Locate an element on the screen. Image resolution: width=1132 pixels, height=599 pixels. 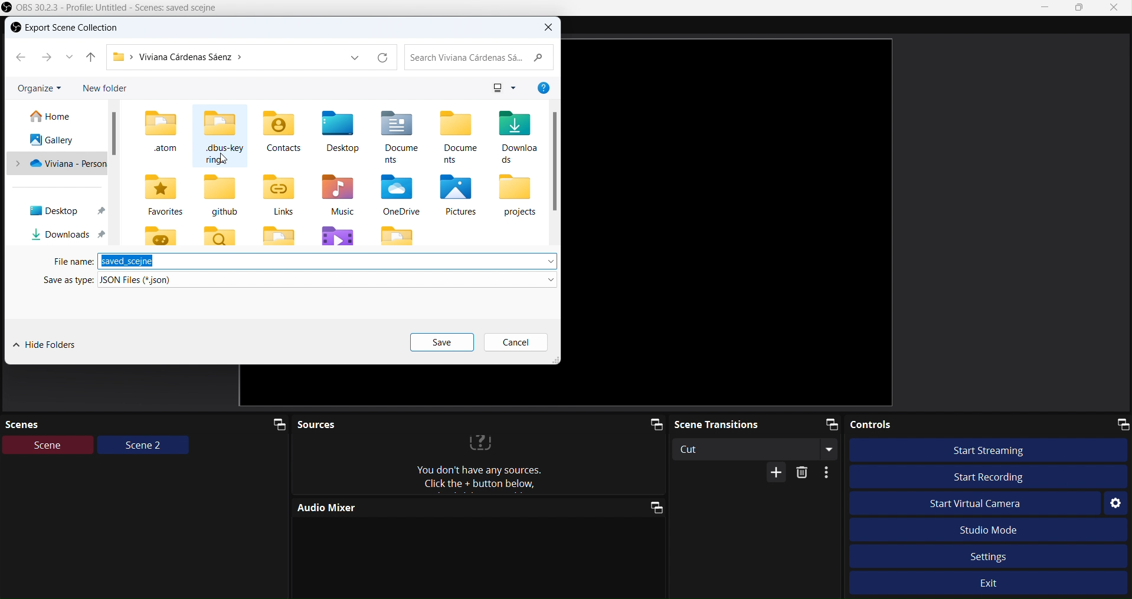
minimize is located at coordinates (1045, 7).